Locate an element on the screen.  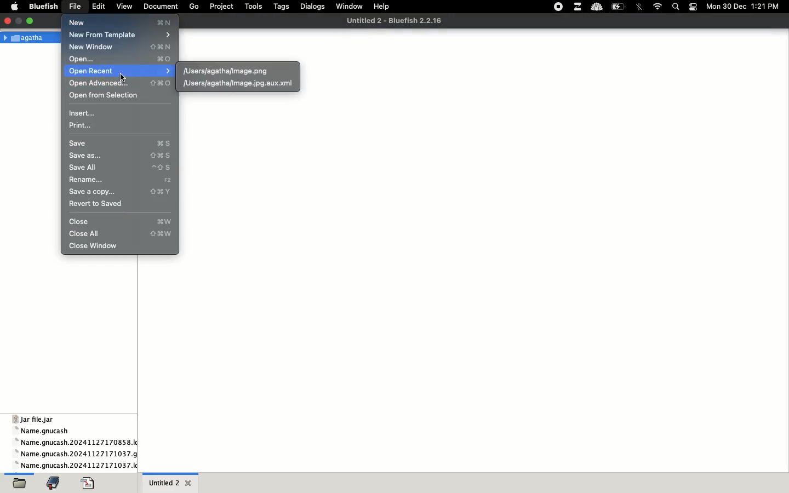
internet is located at coordinates (658, 7).